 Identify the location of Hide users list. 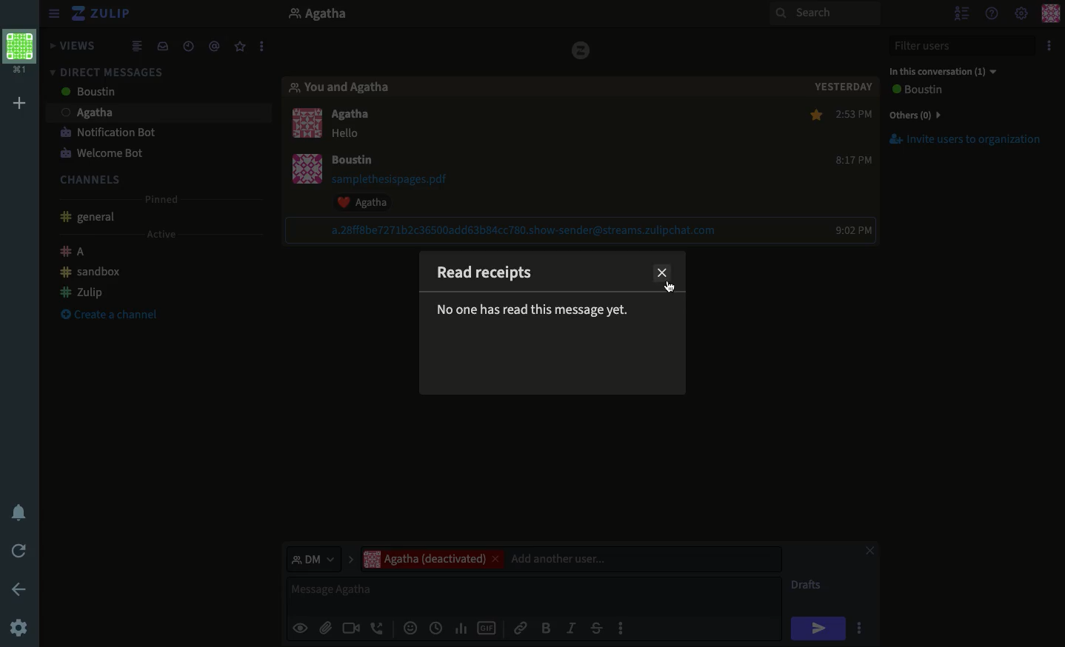
(961, 12).